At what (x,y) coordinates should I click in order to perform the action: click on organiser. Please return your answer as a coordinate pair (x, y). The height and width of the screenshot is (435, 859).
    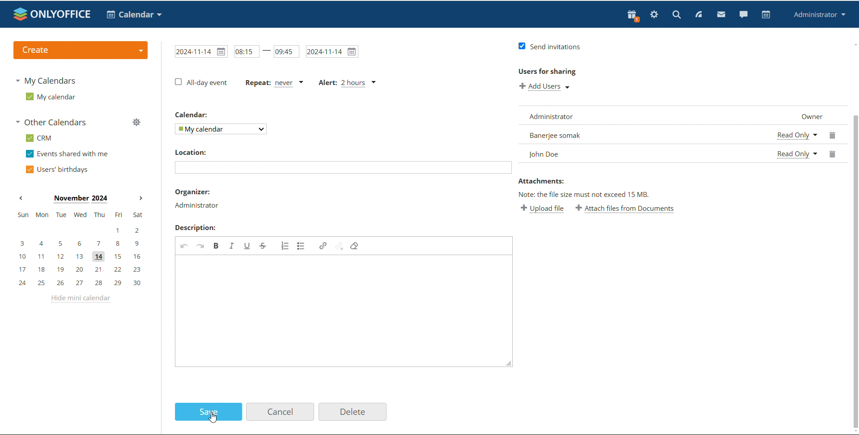
    Looking at the image, I should click on (194, 192).